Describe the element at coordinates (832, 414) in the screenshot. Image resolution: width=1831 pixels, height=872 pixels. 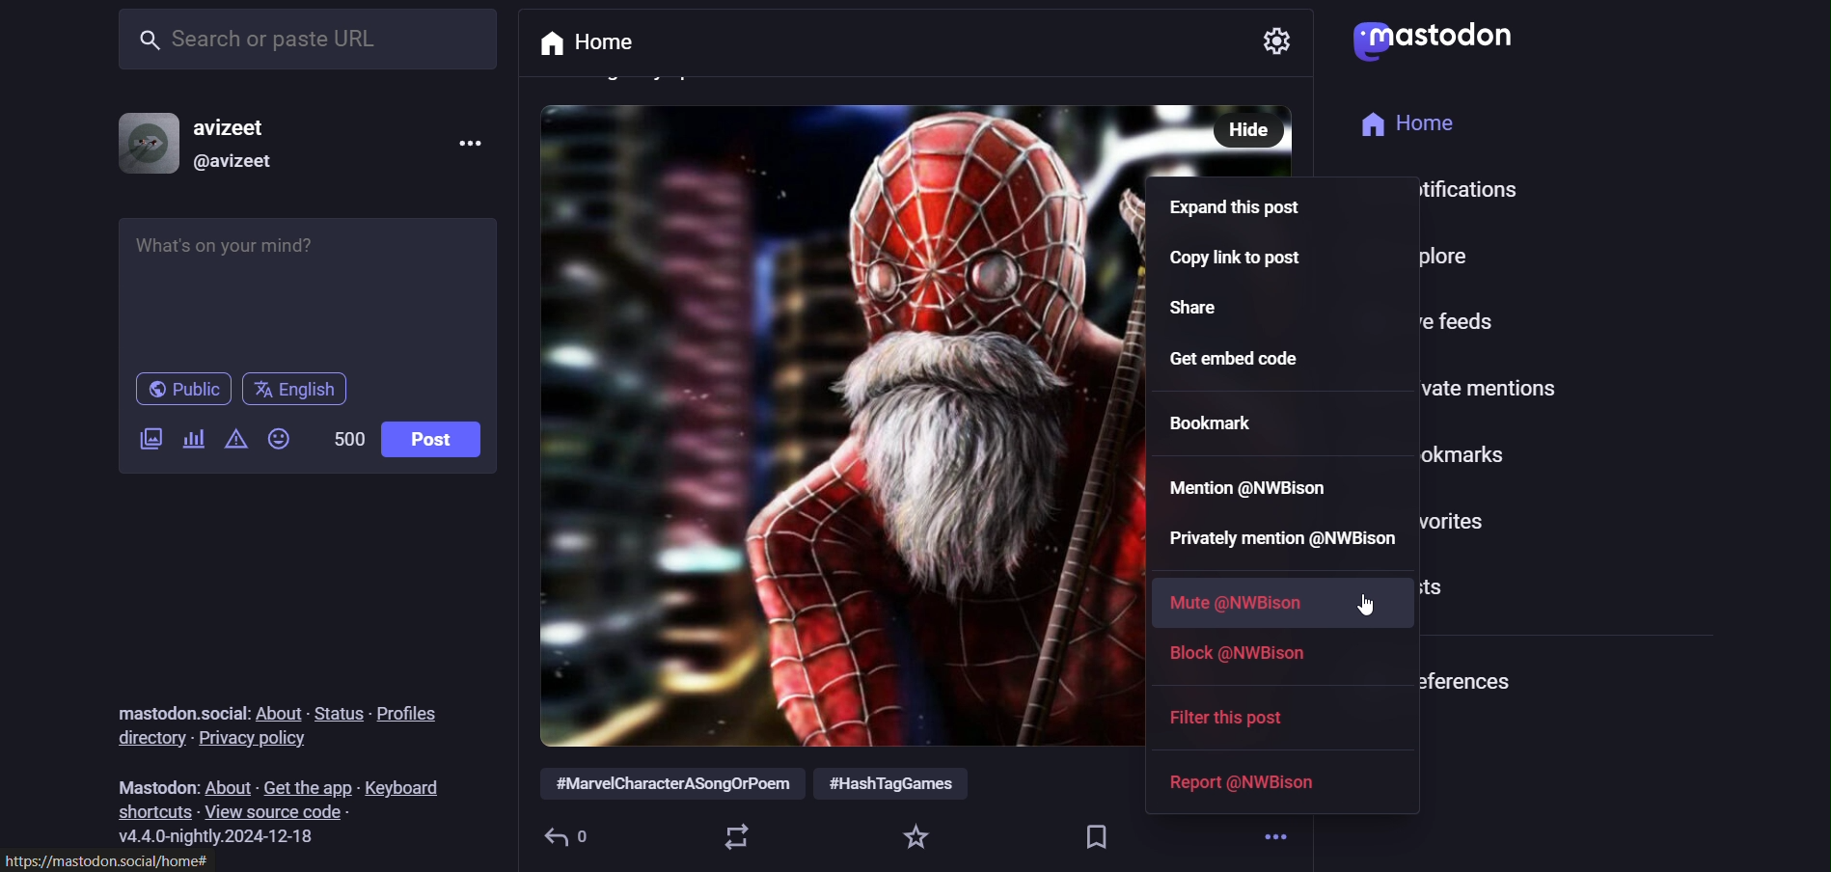
I see `image` at that location.